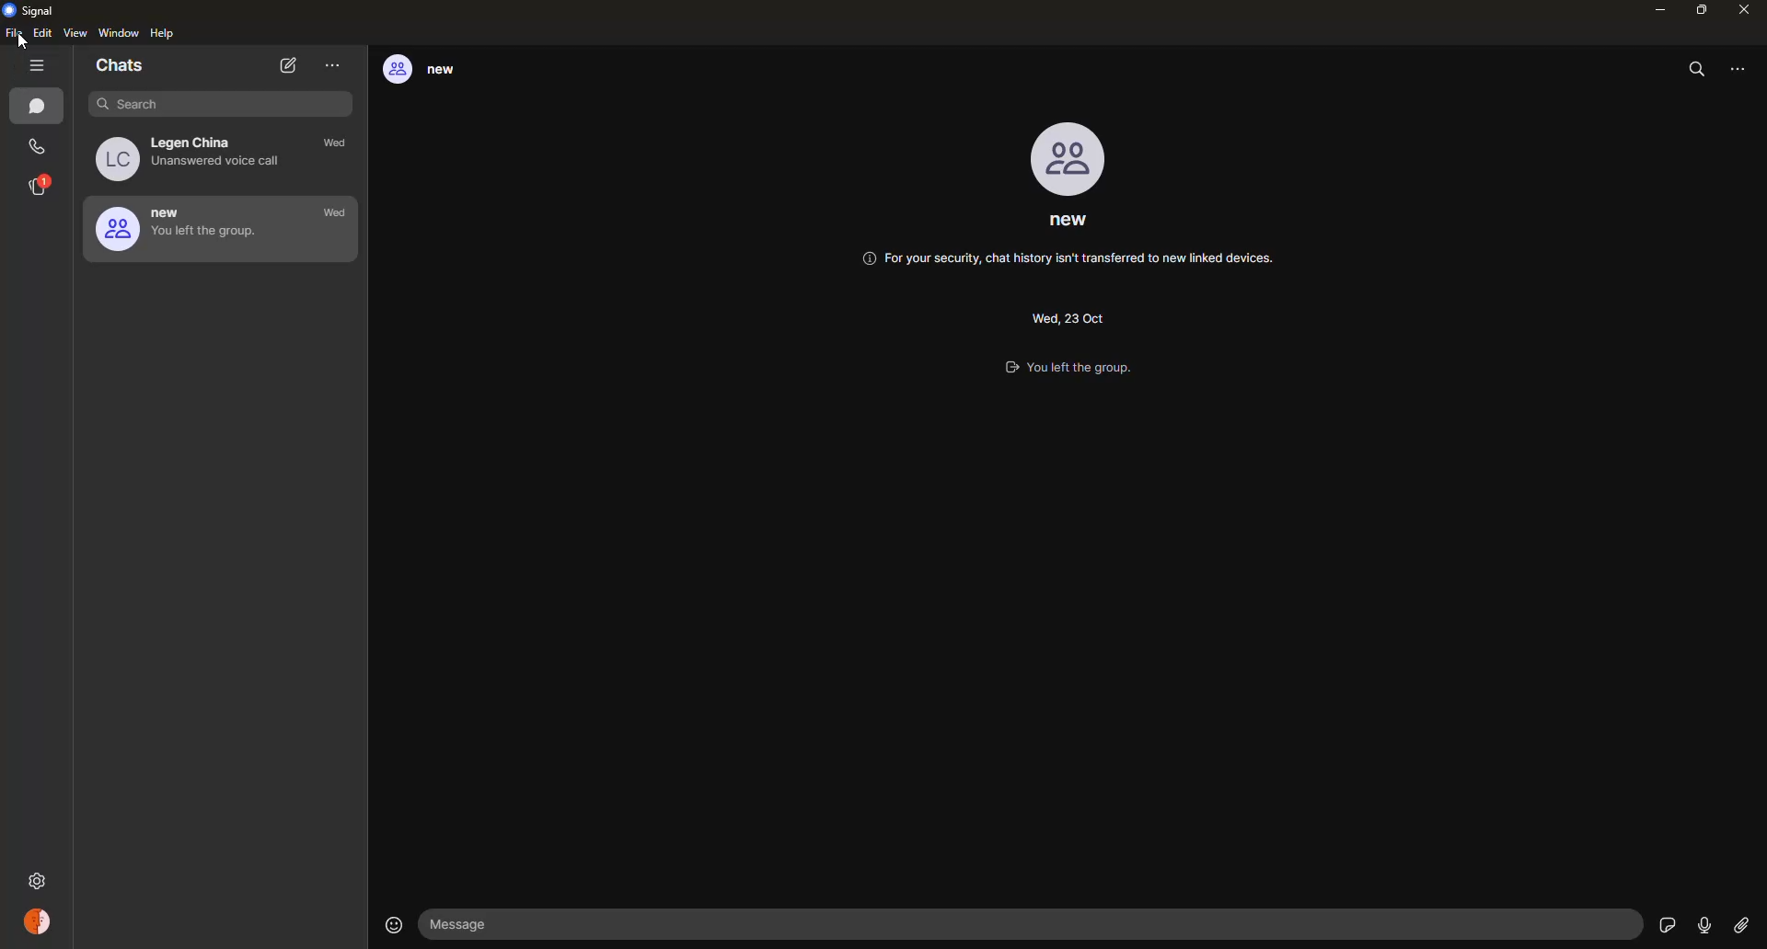  Describe the element at coordinates (18, 41) in the screenshot. I see `cursor` at that location.